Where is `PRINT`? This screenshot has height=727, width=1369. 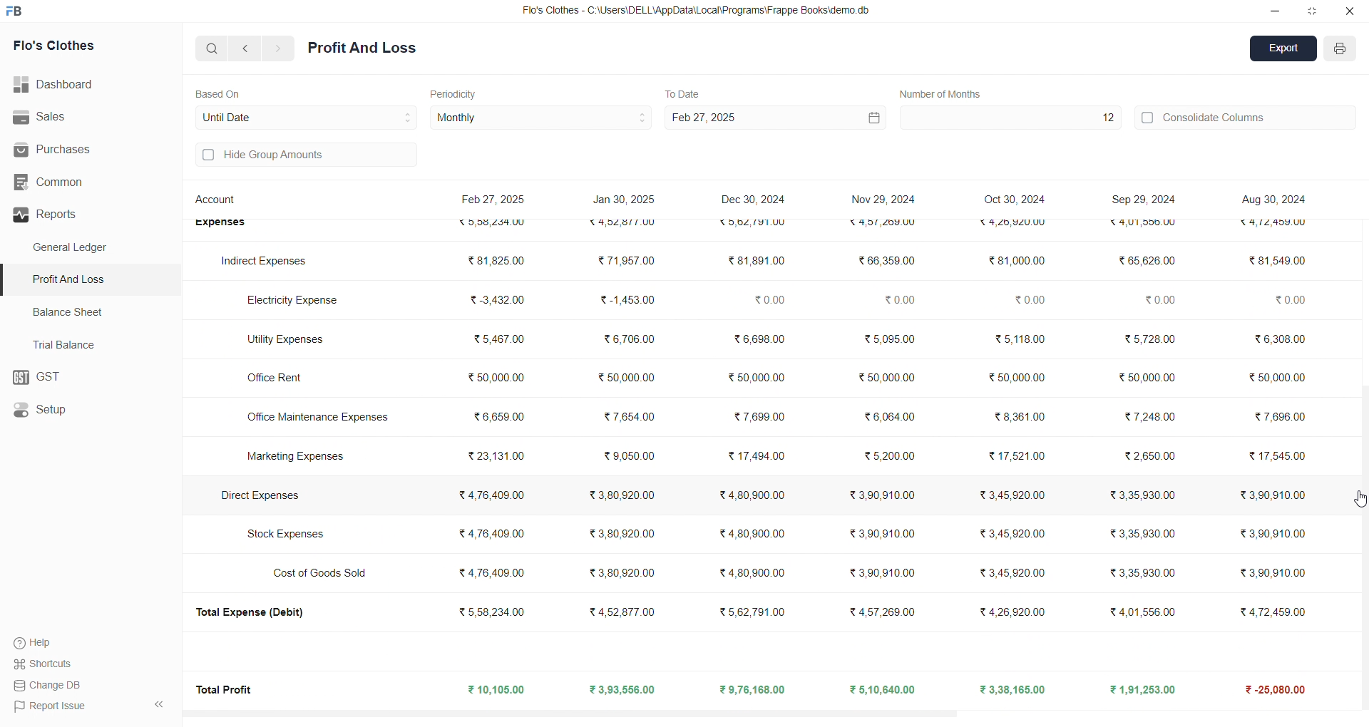
PRINT is located at coordinates (1340, 51).